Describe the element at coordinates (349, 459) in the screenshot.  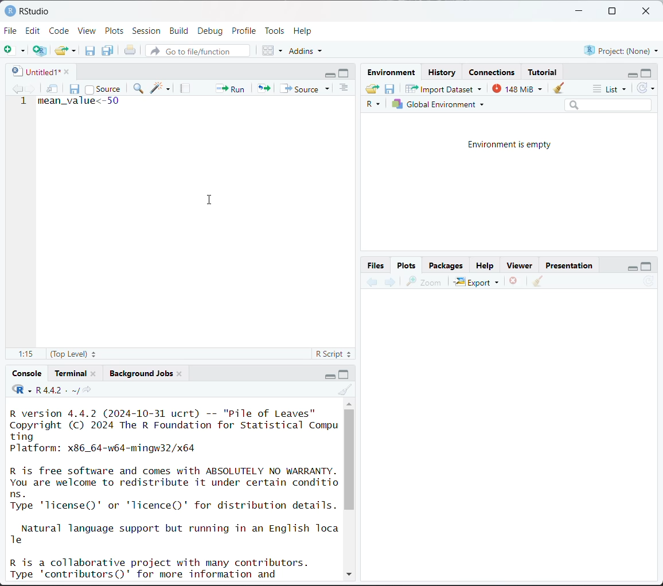
I see `vertical scroll bar` at that location.